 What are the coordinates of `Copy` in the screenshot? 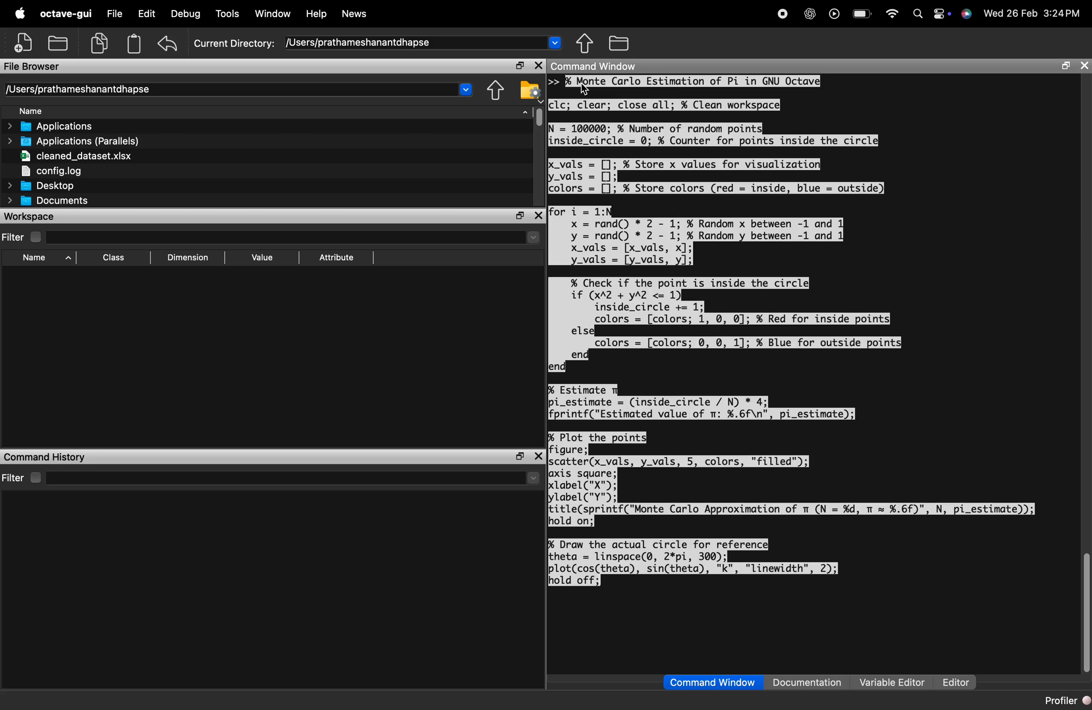 It's located at (100, 42).